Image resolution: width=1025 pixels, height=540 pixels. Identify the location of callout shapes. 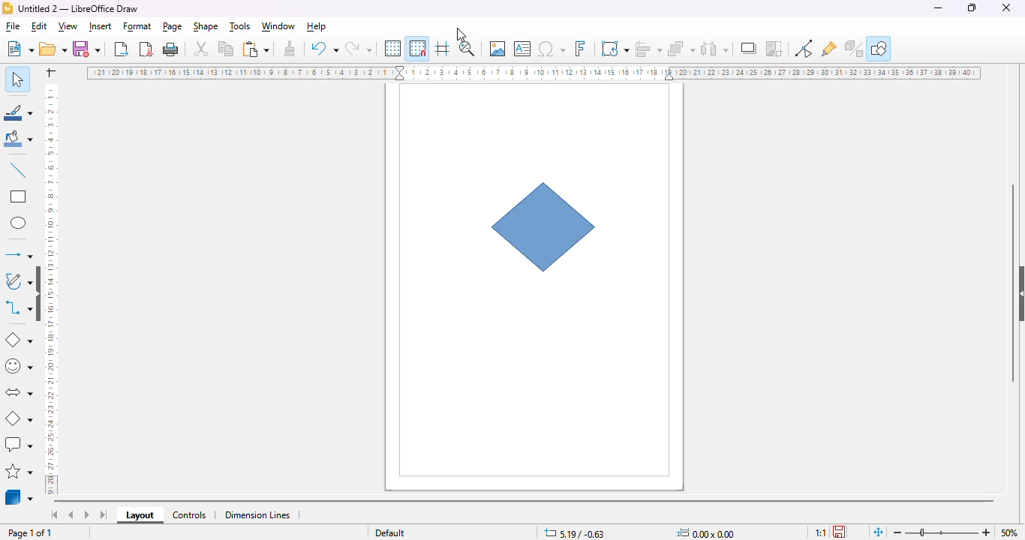
(20, 444).